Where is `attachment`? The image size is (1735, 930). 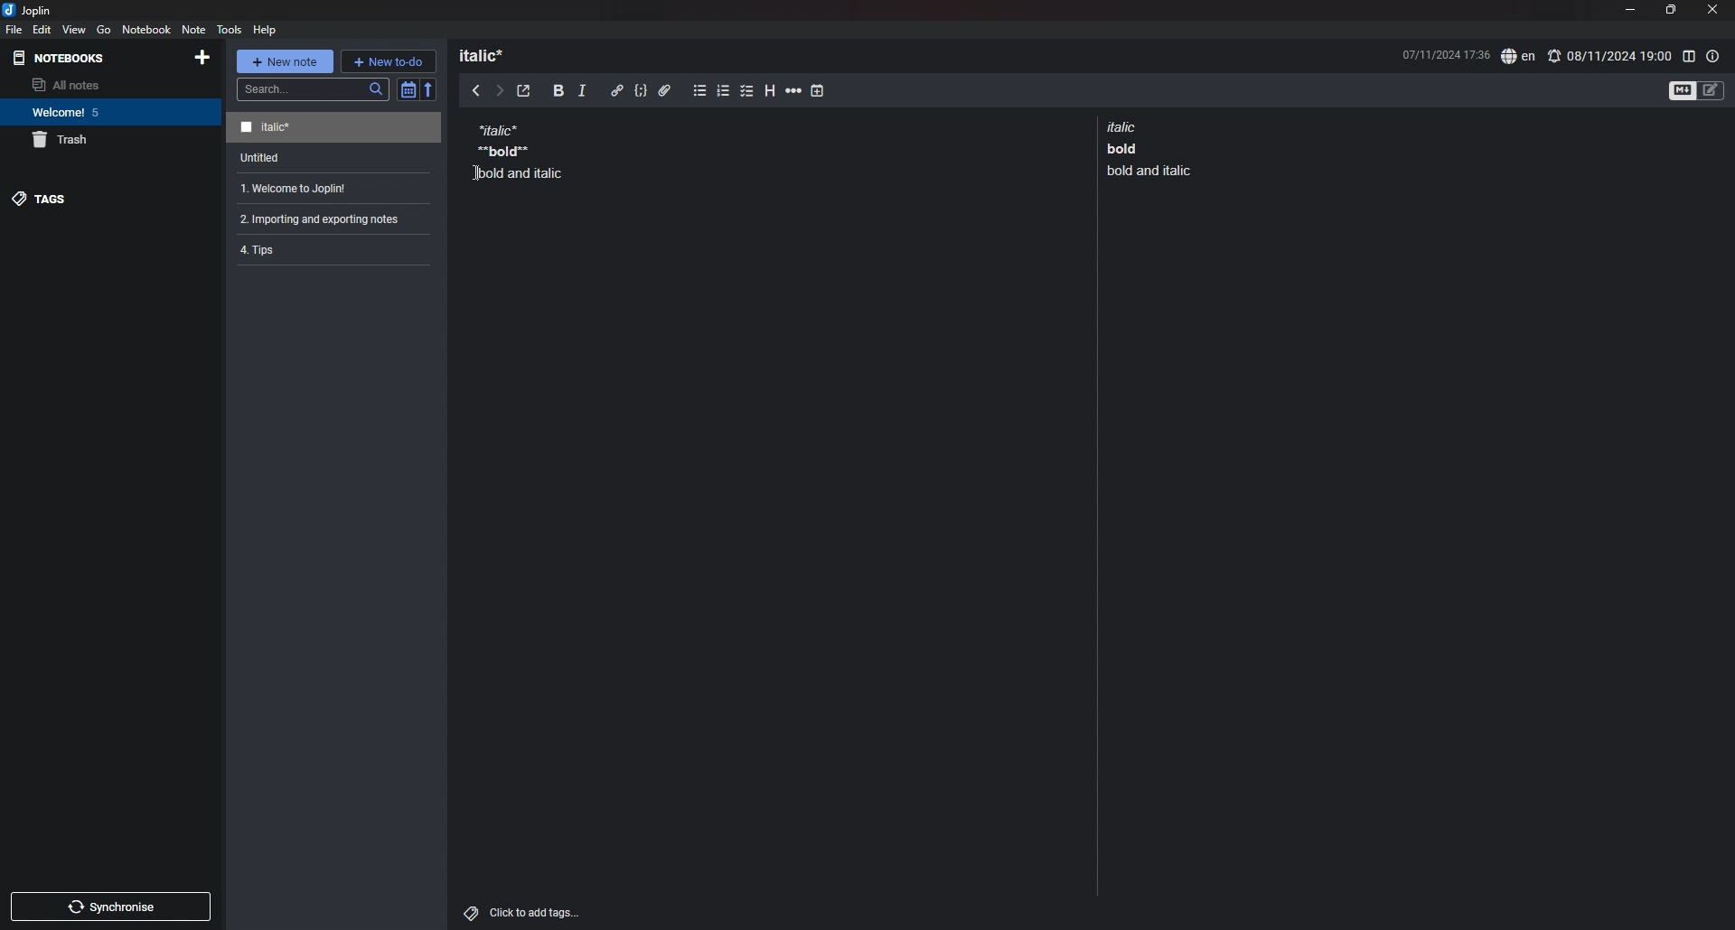
attachment is located at coordinates (665, 91).